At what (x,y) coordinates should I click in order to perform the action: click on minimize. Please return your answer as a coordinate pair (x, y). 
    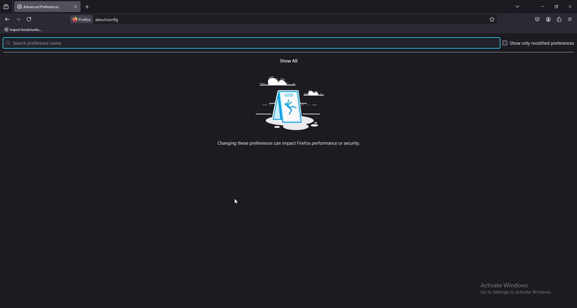
    Looking at the image, I should click on (543, 6).